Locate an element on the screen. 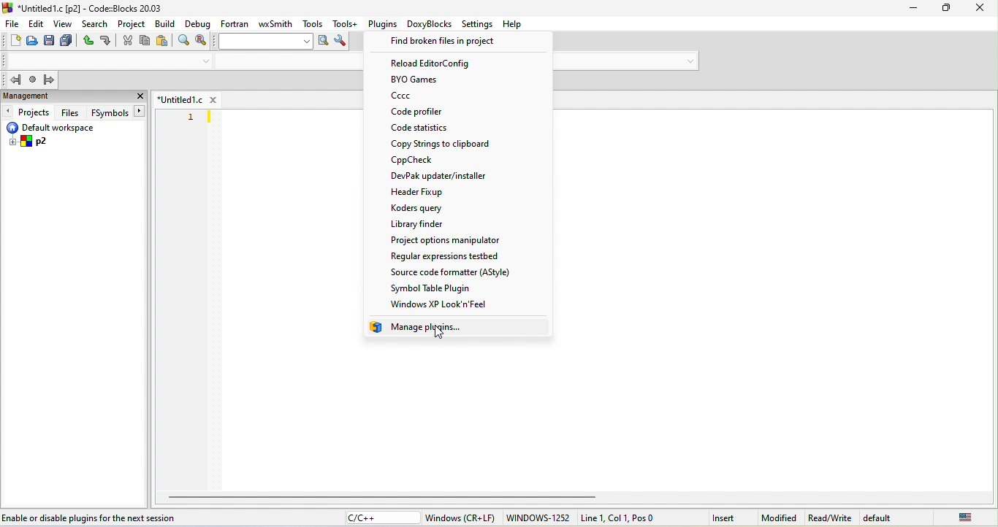 The width and height of the screenshot is (998, 527). insert is located at coordinates (725, 518).